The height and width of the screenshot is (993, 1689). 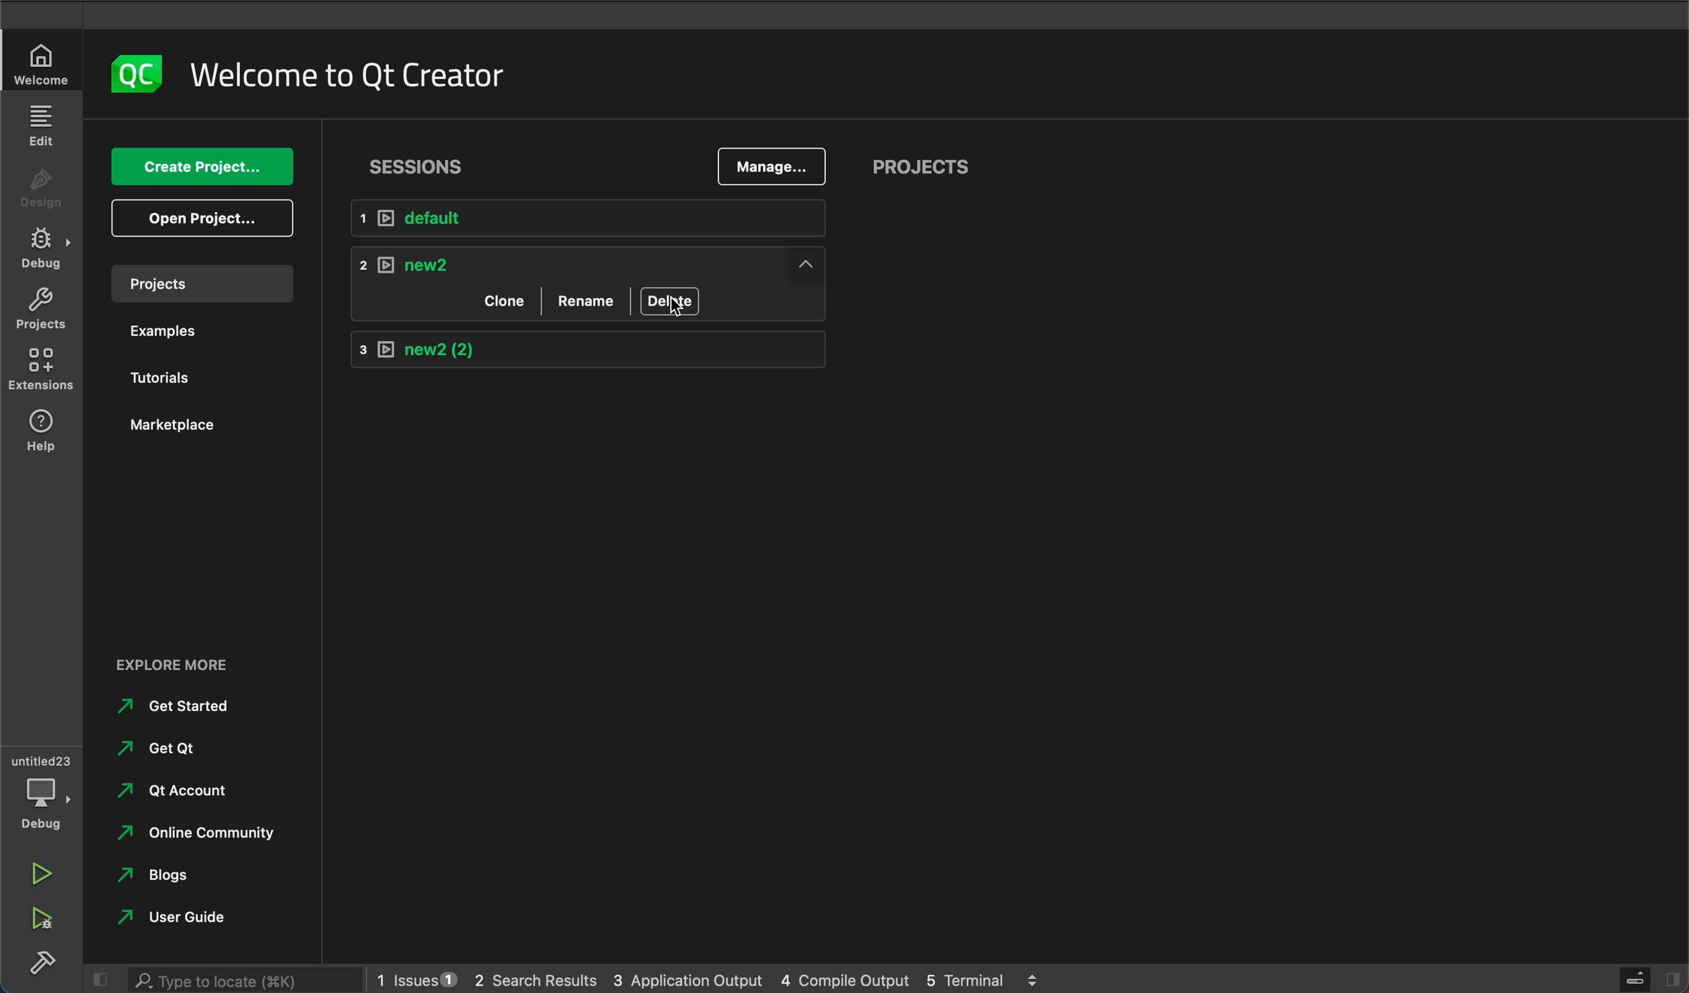 What do you see at coordinates (40, 791) in the screenshot?
I see `debug` at bounding box center [40, 791].